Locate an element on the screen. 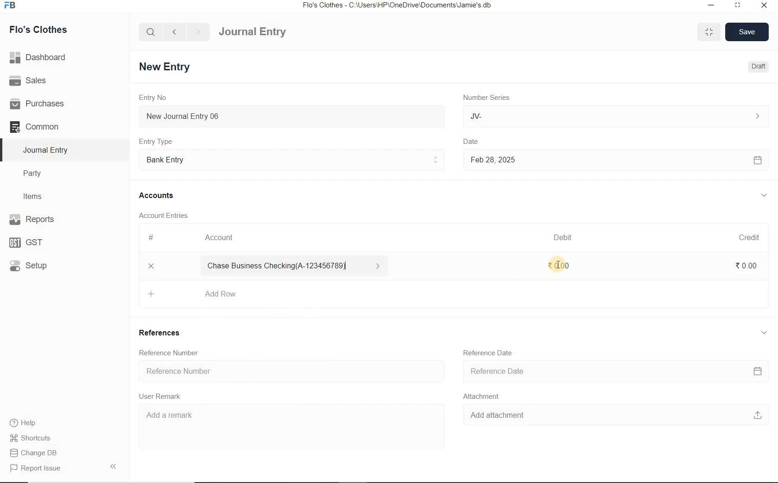  minimise/maximise is located at coordinates (709, 32).